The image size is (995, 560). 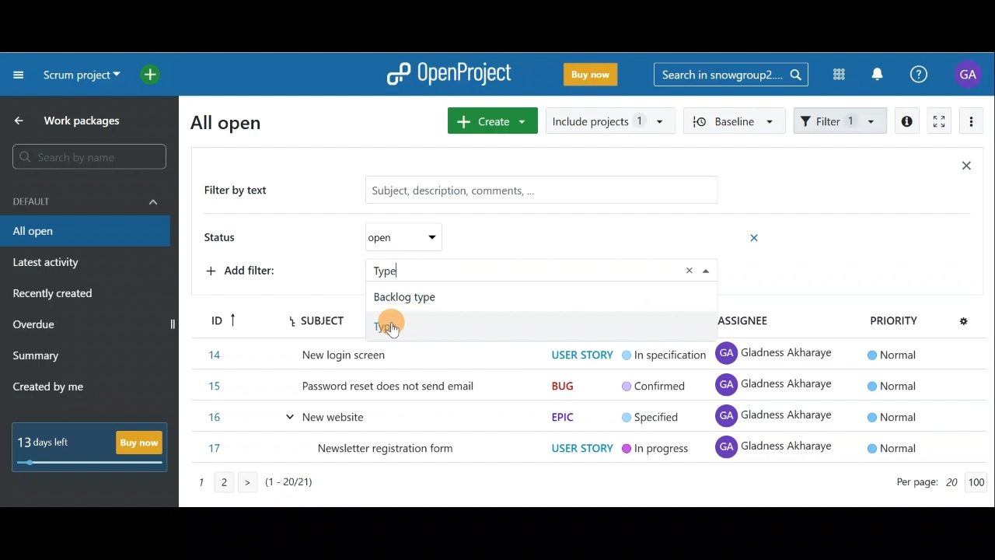 What do you see at coordinates (594, 77) in the screenshot?
I see `Buy now` at bounding box center [594, 77].